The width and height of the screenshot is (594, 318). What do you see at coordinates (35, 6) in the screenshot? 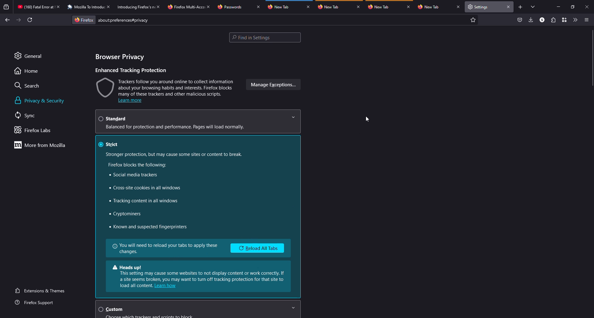
I see `tab` at bounding box center [35, 6].